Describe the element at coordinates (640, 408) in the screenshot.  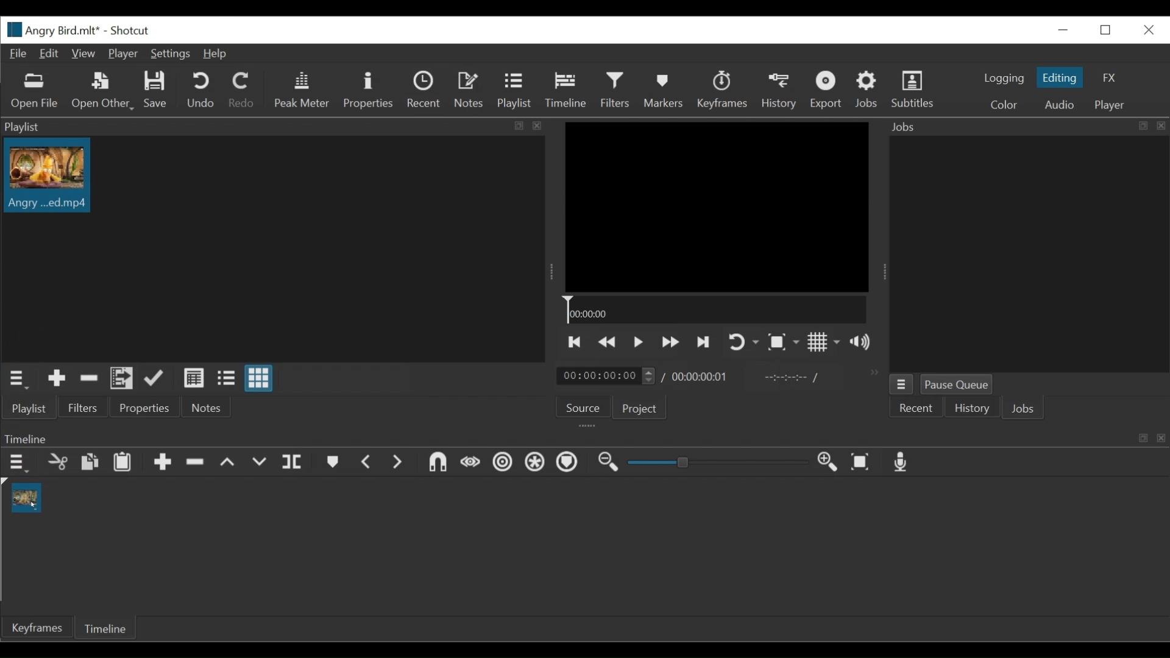
I see `Projects` at that location.